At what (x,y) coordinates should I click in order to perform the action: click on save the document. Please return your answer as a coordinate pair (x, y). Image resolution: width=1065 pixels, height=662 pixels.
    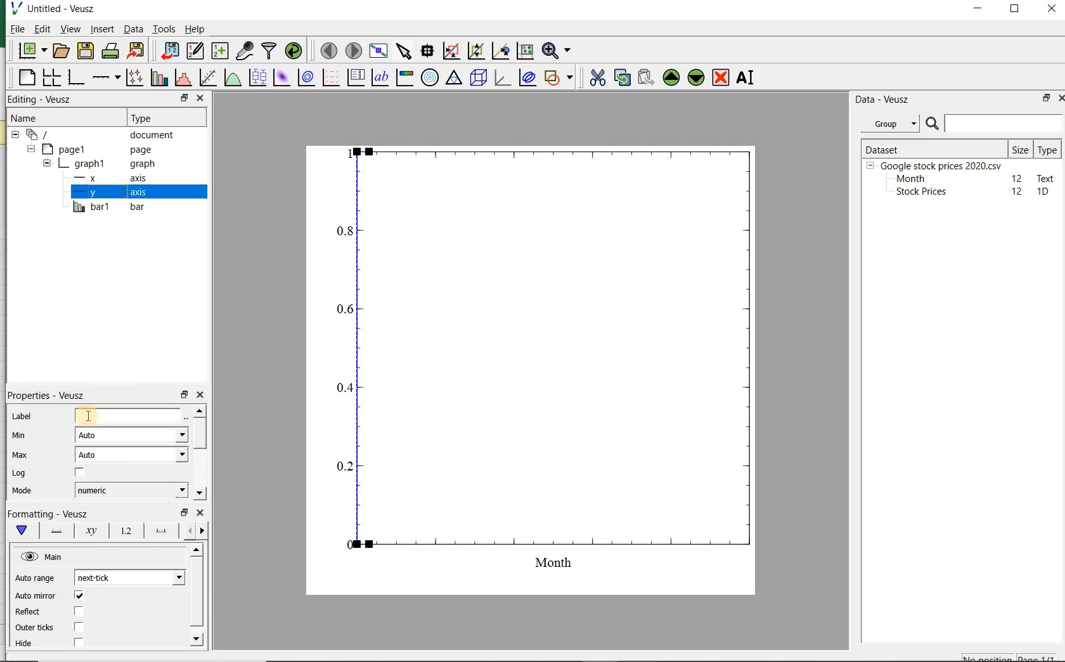
    Looking at the image, I should click on (86, 51).